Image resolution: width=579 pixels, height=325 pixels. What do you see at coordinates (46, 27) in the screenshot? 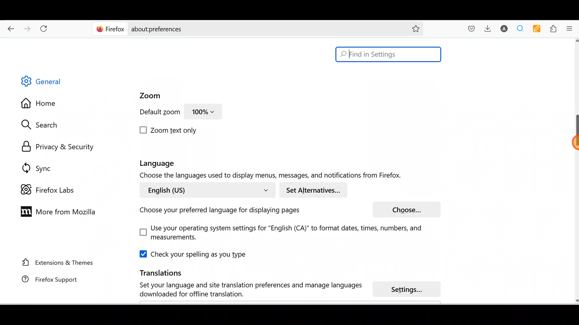
I see `Reload current page` at bounding box center [46, 27].